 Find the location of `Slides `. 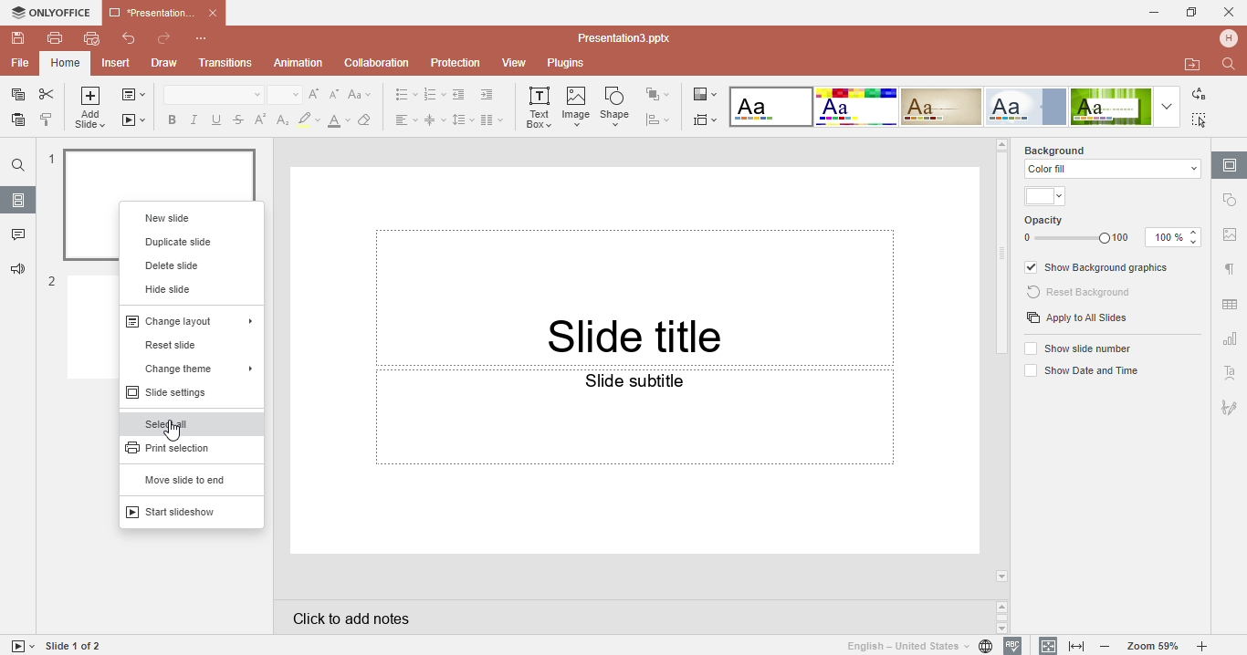

Slides  is located at coordinates (18, 200).